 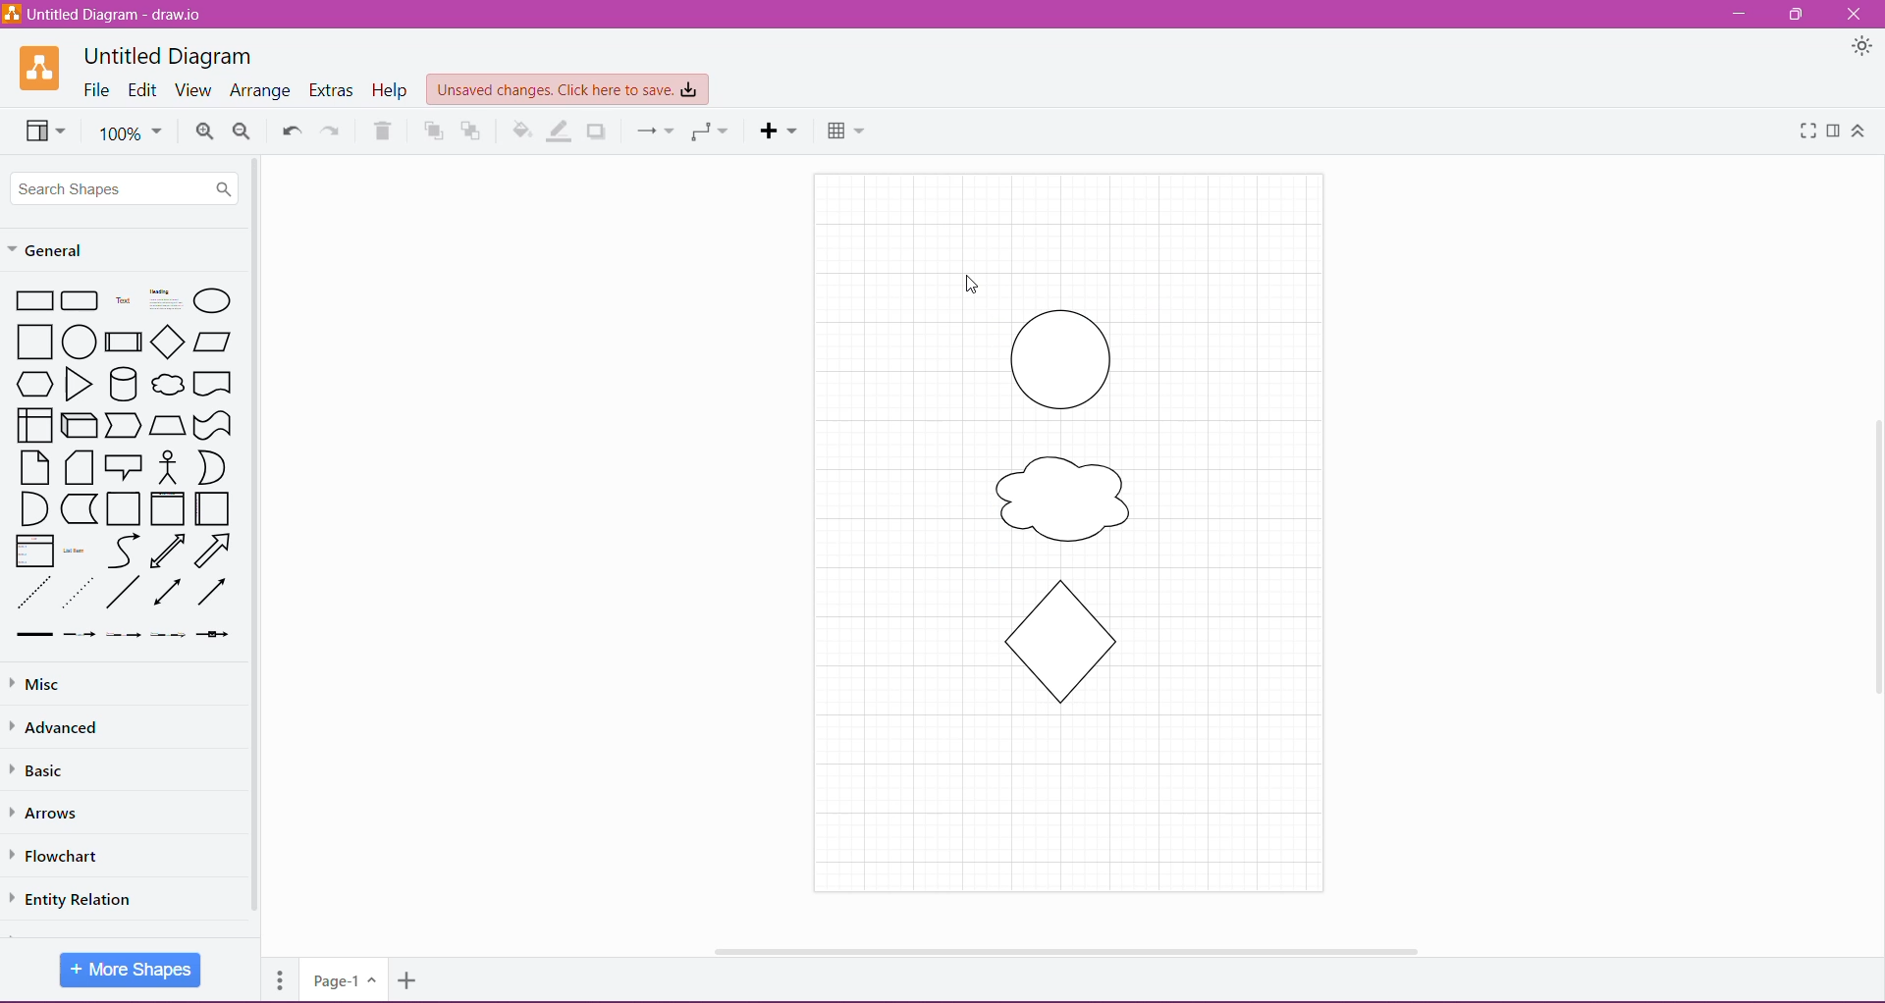 I want to click on Misc, so click(x=38, y=685).